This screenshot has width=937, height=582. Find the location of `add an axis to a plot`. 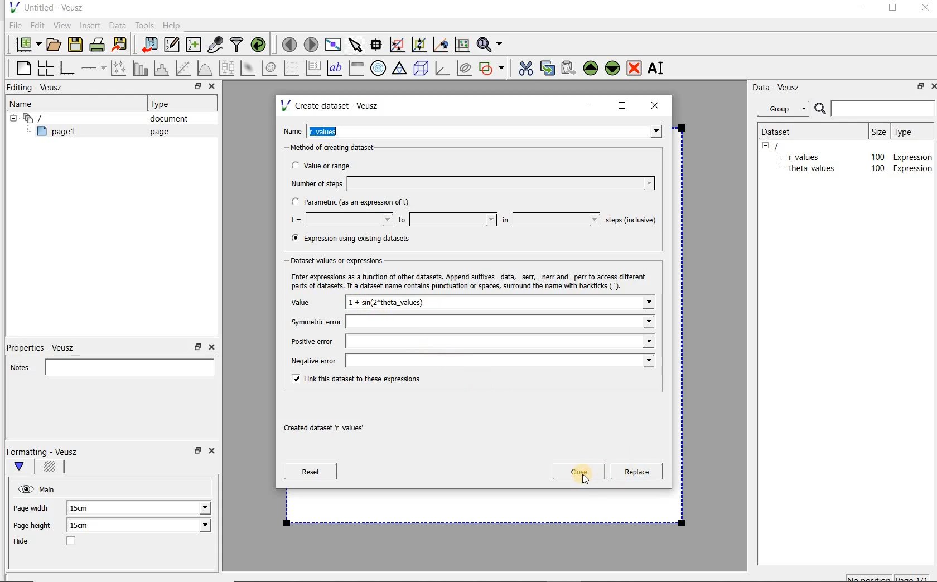

add an axis to a plot is located at coordinates (94, 68).